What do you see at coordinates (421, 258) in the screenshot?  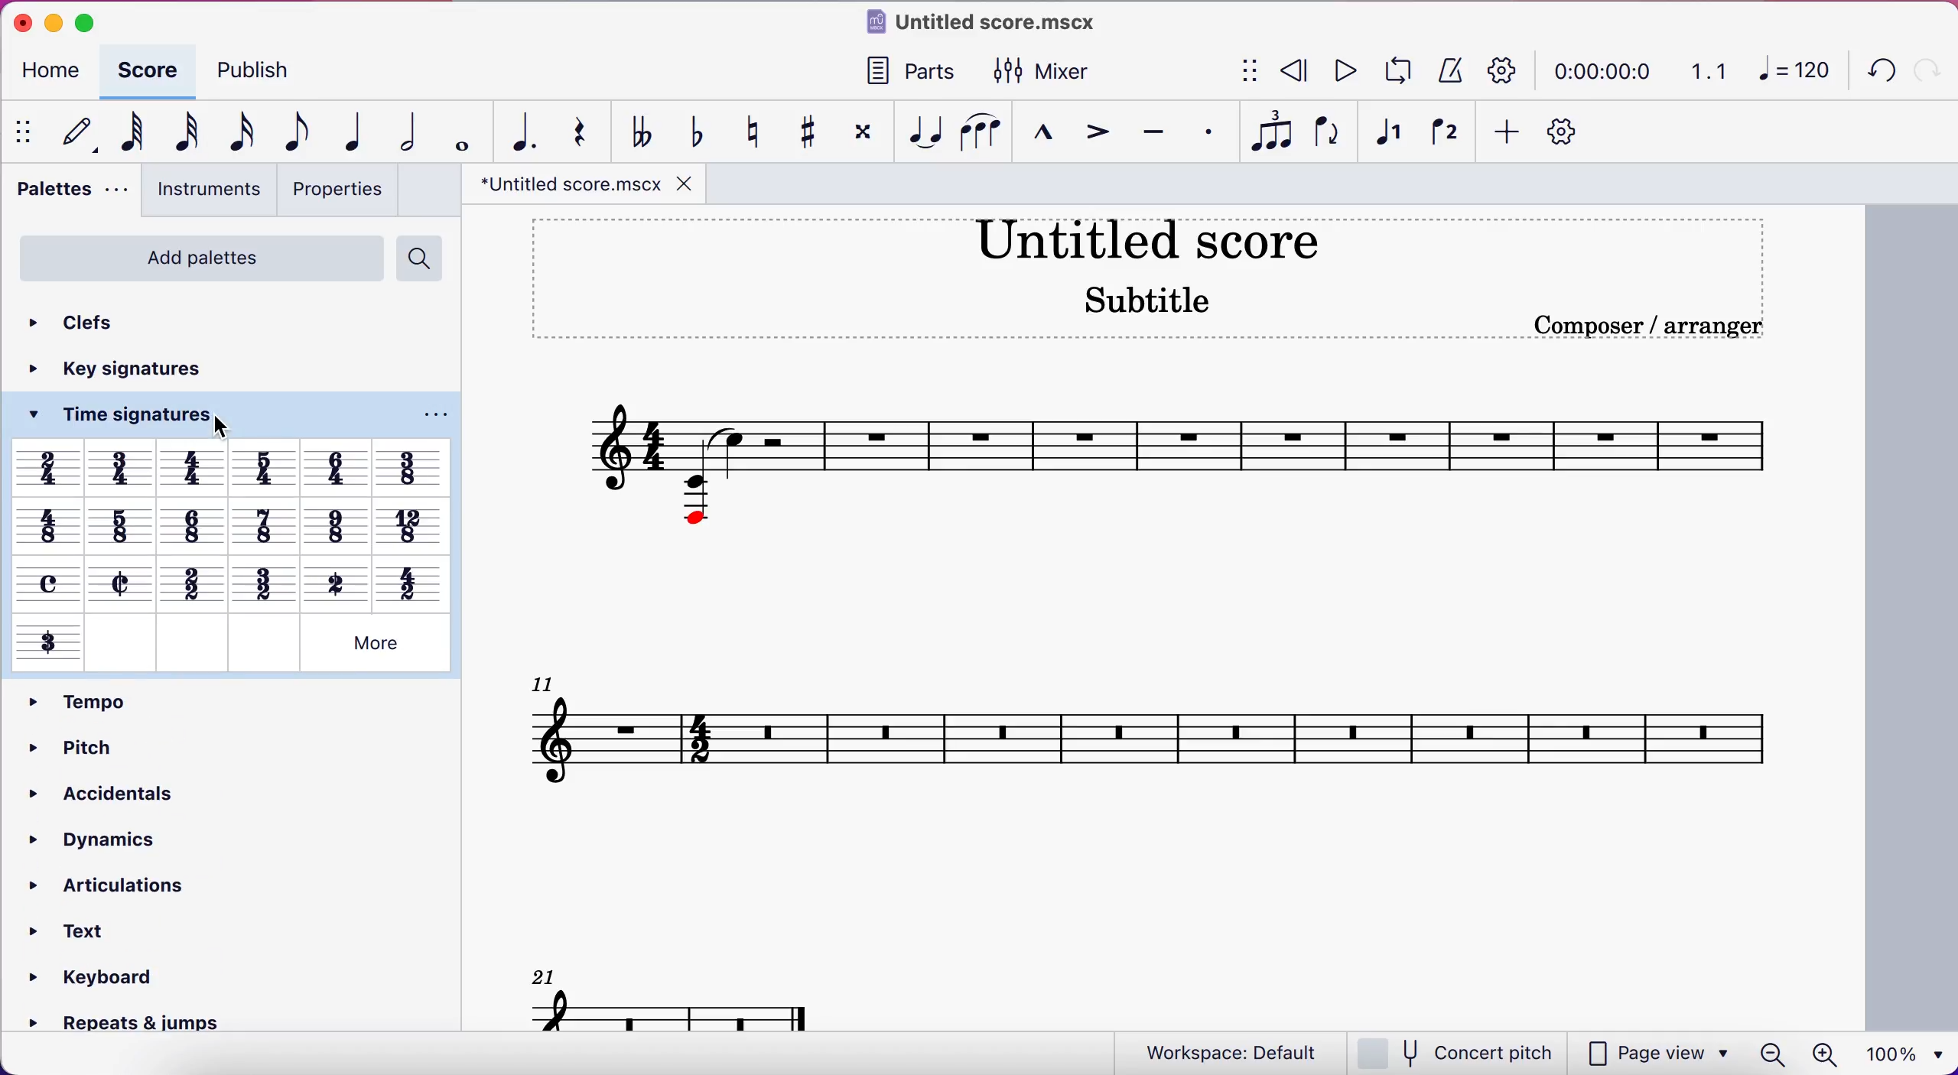 I see `search` at bounding box center [421, 258].